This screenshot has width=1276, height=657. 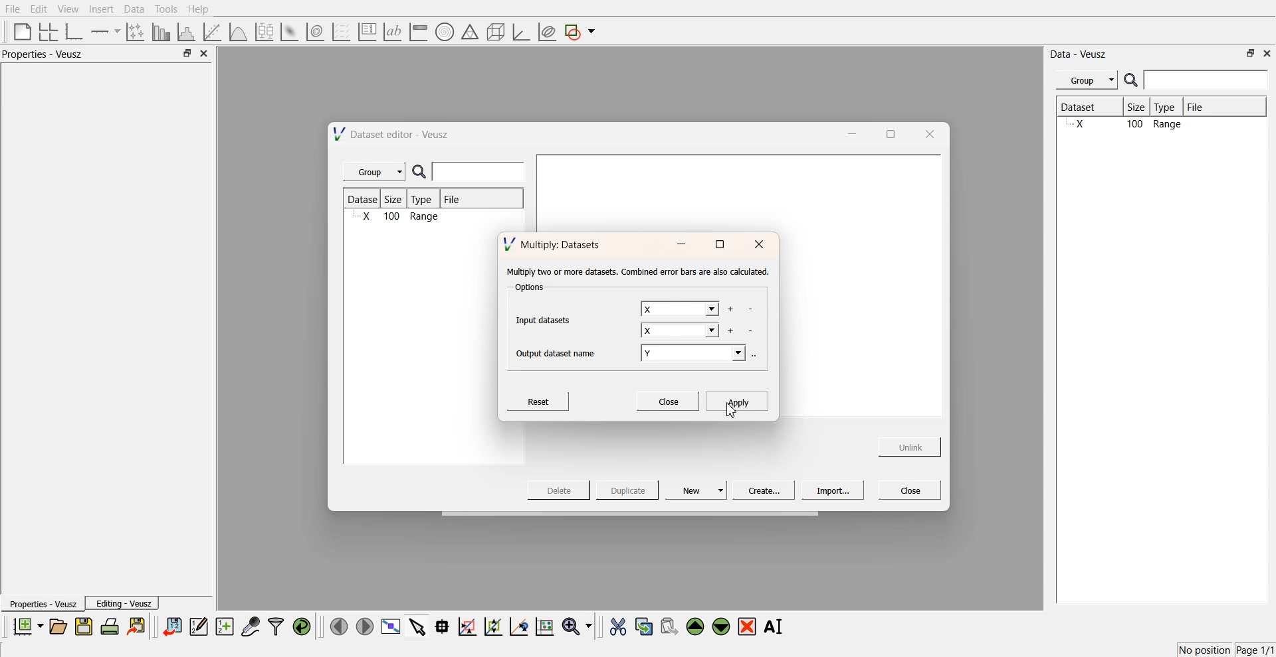 I want to click on edit and enter data points, so click(x=199, y=628).